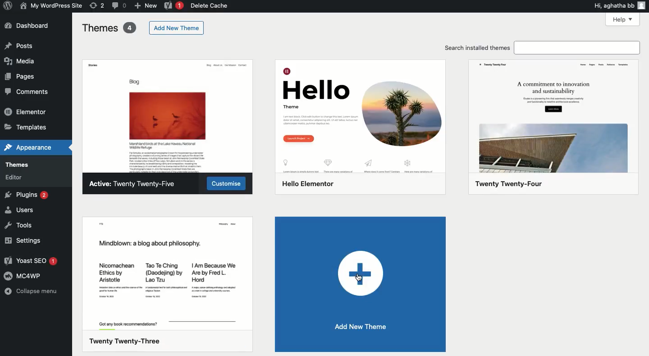 Image resolution: width=649 pixels, height=356 pixels. Describe the element at coordinates (361, 279) in the screenshot. I see `cursor` at that location.